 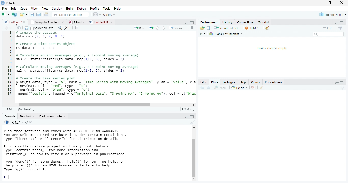 What do you see at coordinates (19, 122) in the screenshot?
I see `R 4.2.1 . ~/` at bounding box center [19, 122].